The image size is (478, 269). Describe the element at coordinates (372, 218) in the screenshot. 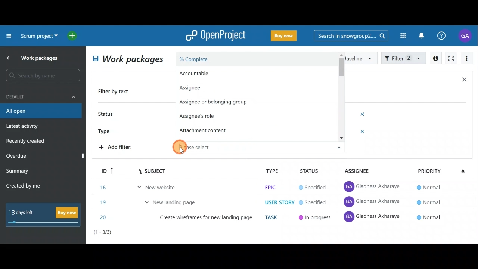

I see `(GA) Gladness Akharaye` at that location.